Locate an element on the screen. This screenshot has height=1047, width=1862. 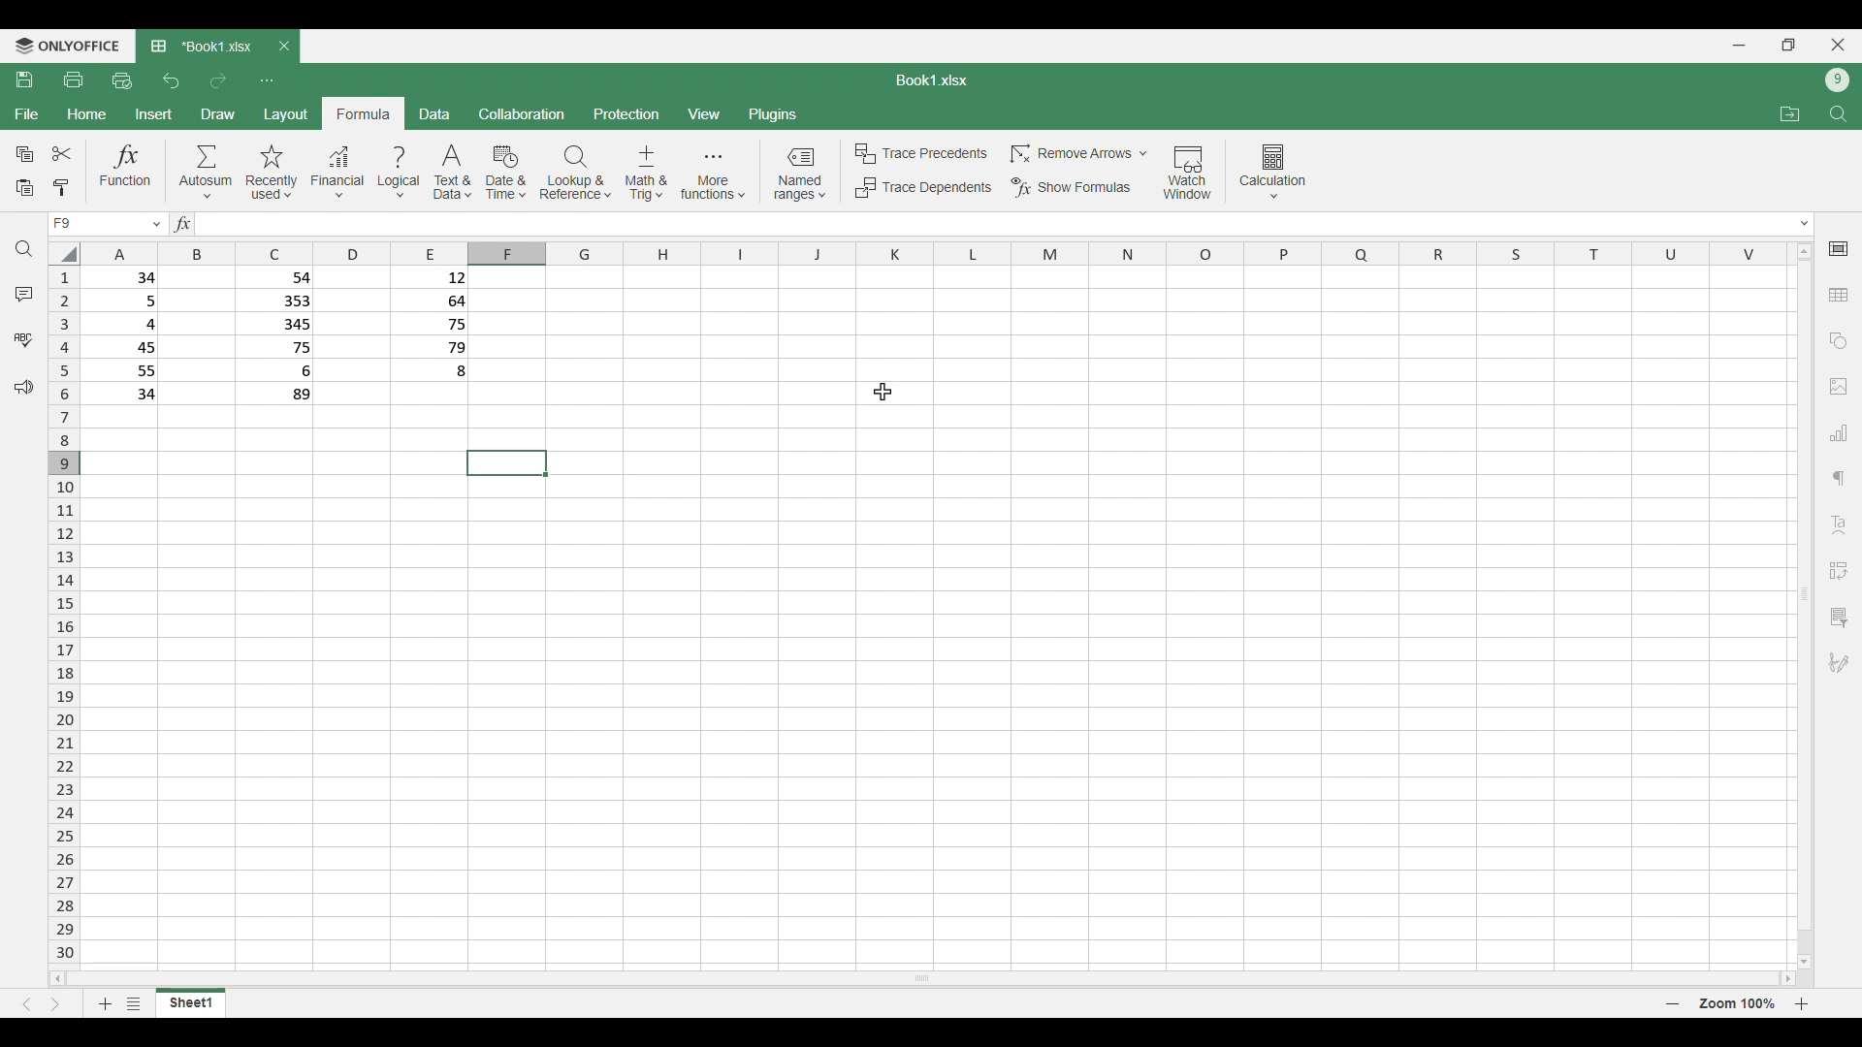
Close tab is located at coordinates (285, 46).